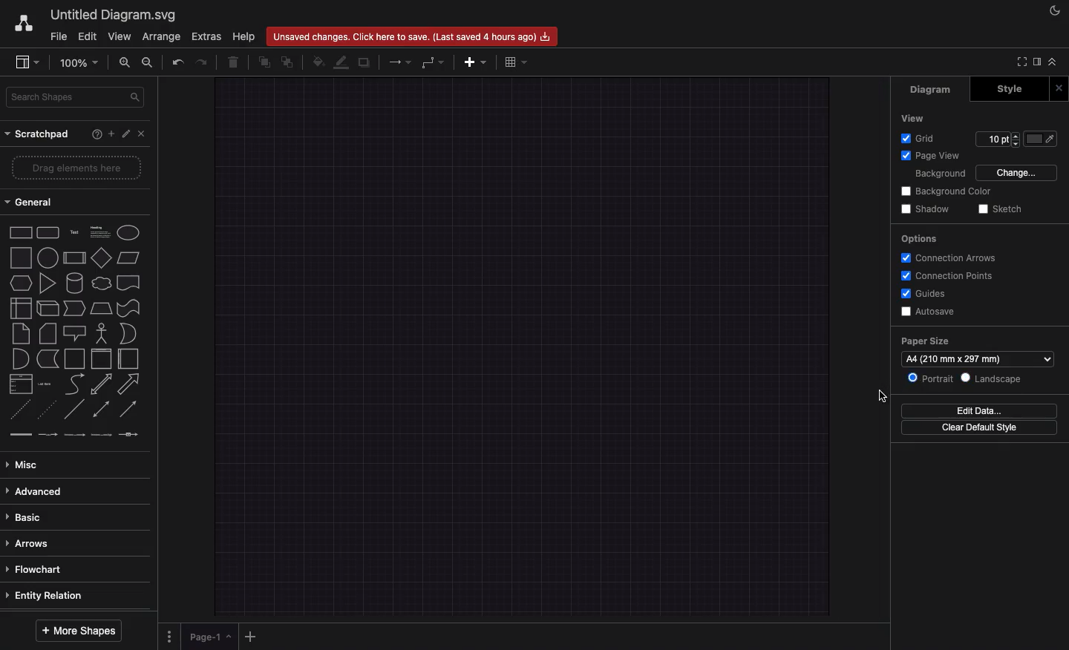 The height and width of the screenshot is (650, 1069). What do you see at coordinates (952, 258) in the screenshot?
I see `Connection arrows` at bounding box center [952, 258].